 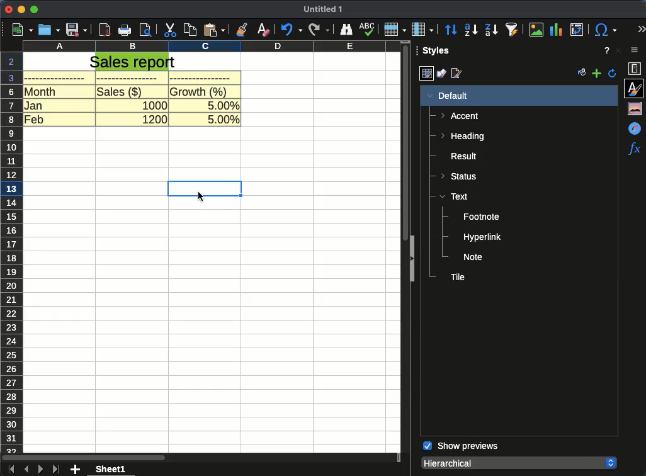 What do you see at coordinates (213, 47) in the screenshot?
I see `column` at bounding box center [213, 47].